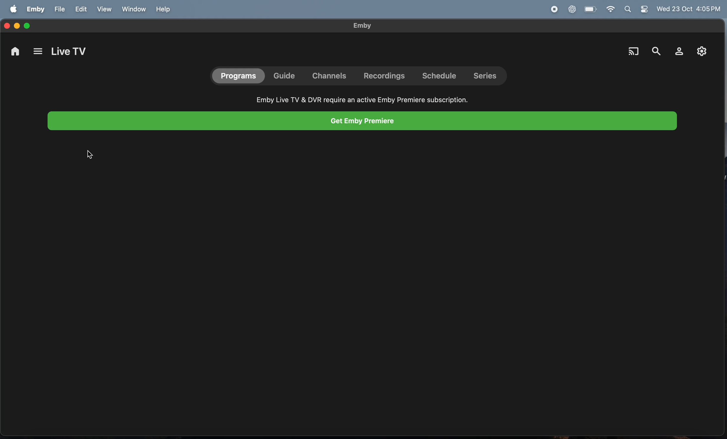  Describe the element at coordinates (238, 75) in the screenshot. I see `programs` at that location.